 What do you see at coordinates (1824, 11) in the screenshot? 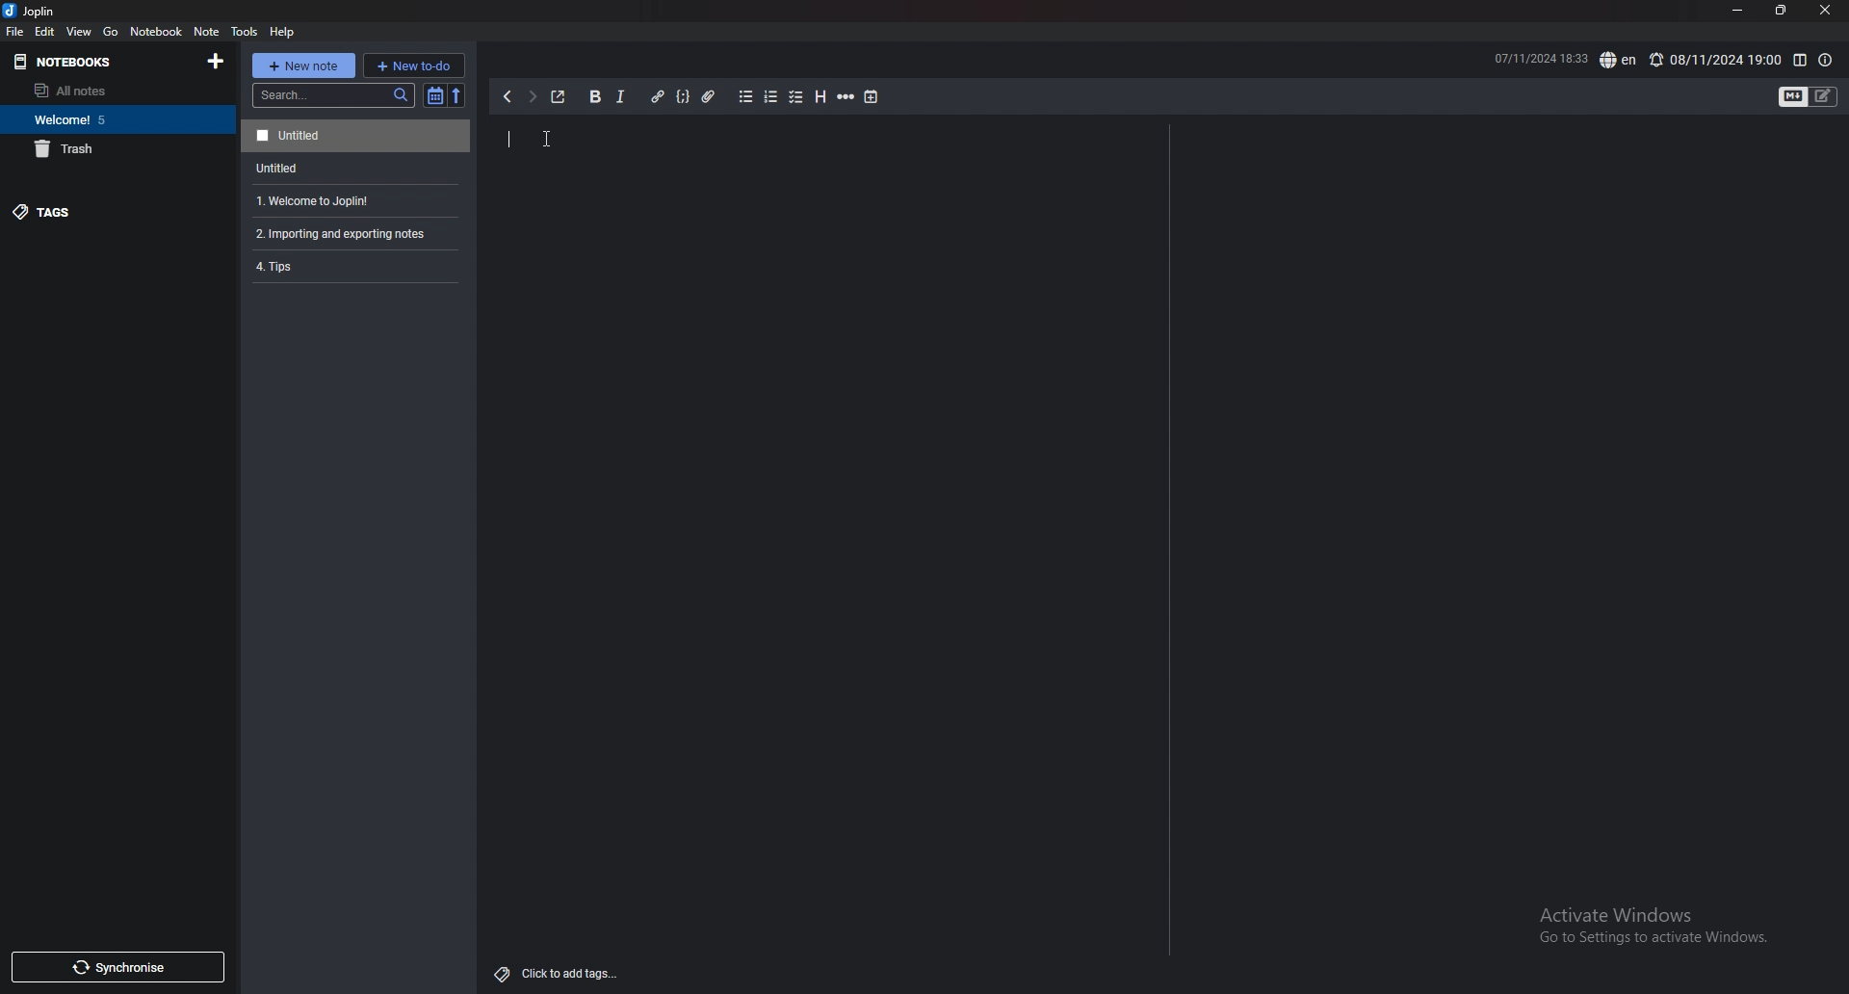
I see `close` at bounding box center [1824, 11].